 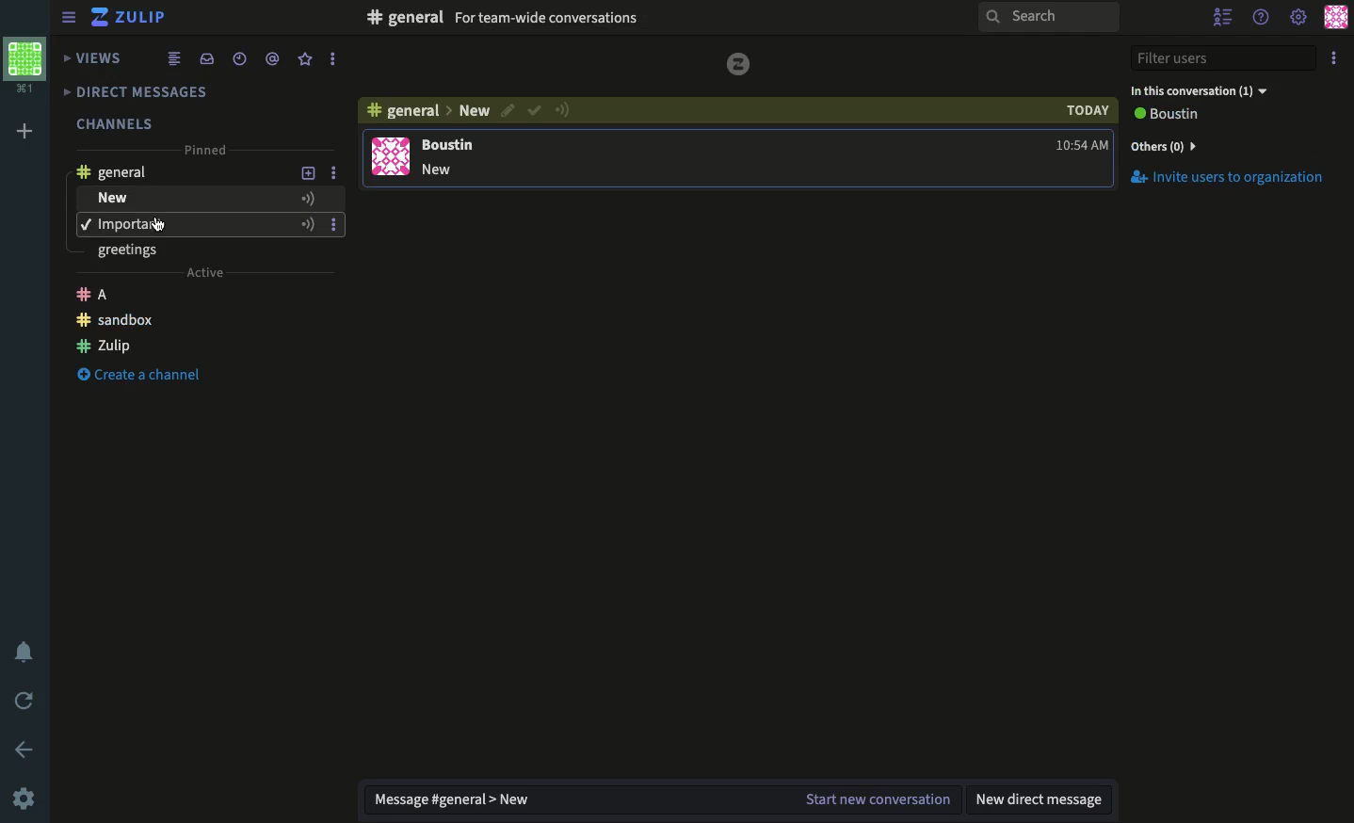 I want to click on Channels, so click(x=117, y=120).